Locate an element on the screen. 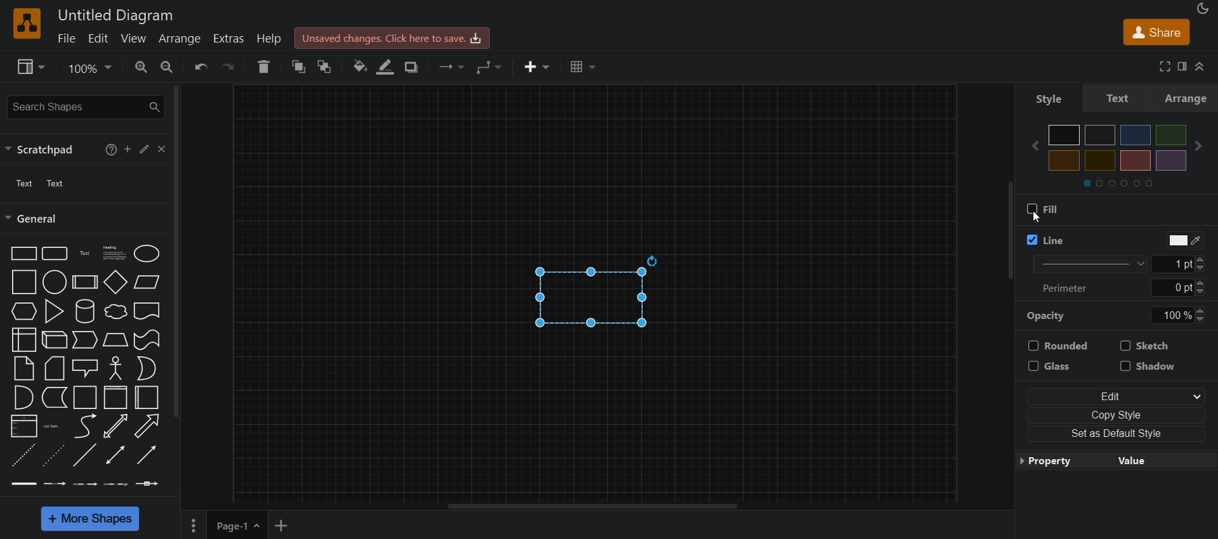 The image size is (1218, 539). container is located at coordinates (85, 398).